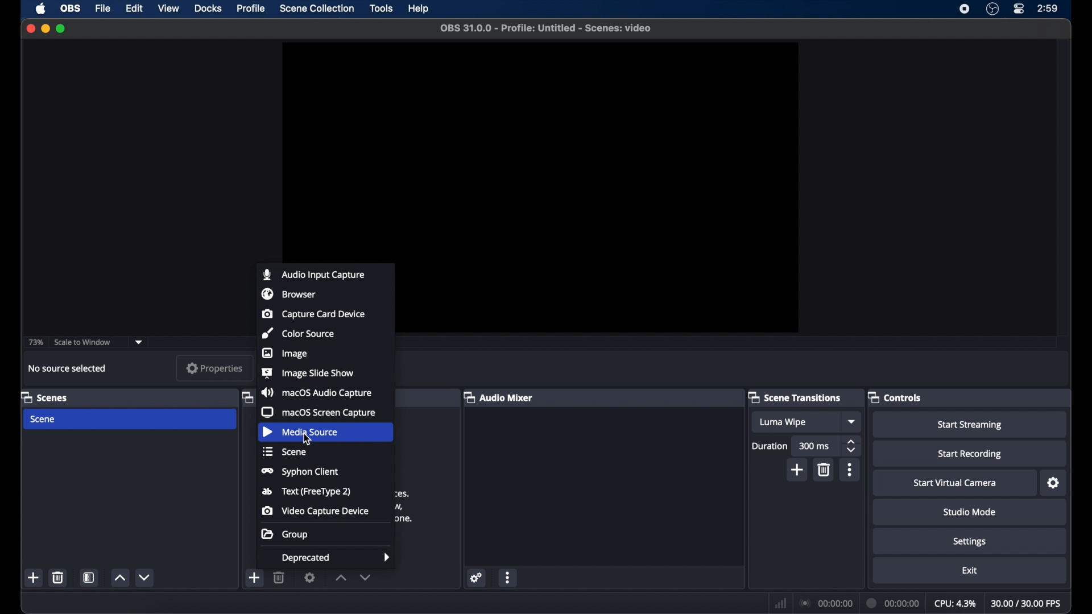 The height and width of the screenshot is (614, 1092). I want to click on more options, so click(508, 577).